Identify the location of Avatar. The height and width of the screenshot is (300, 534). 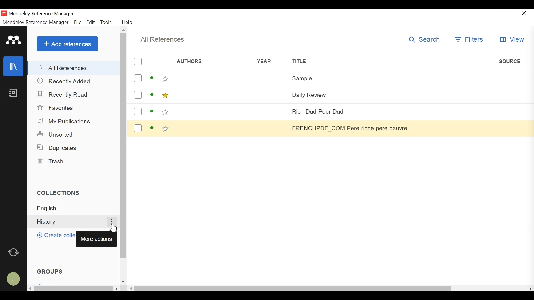
(13, 280).